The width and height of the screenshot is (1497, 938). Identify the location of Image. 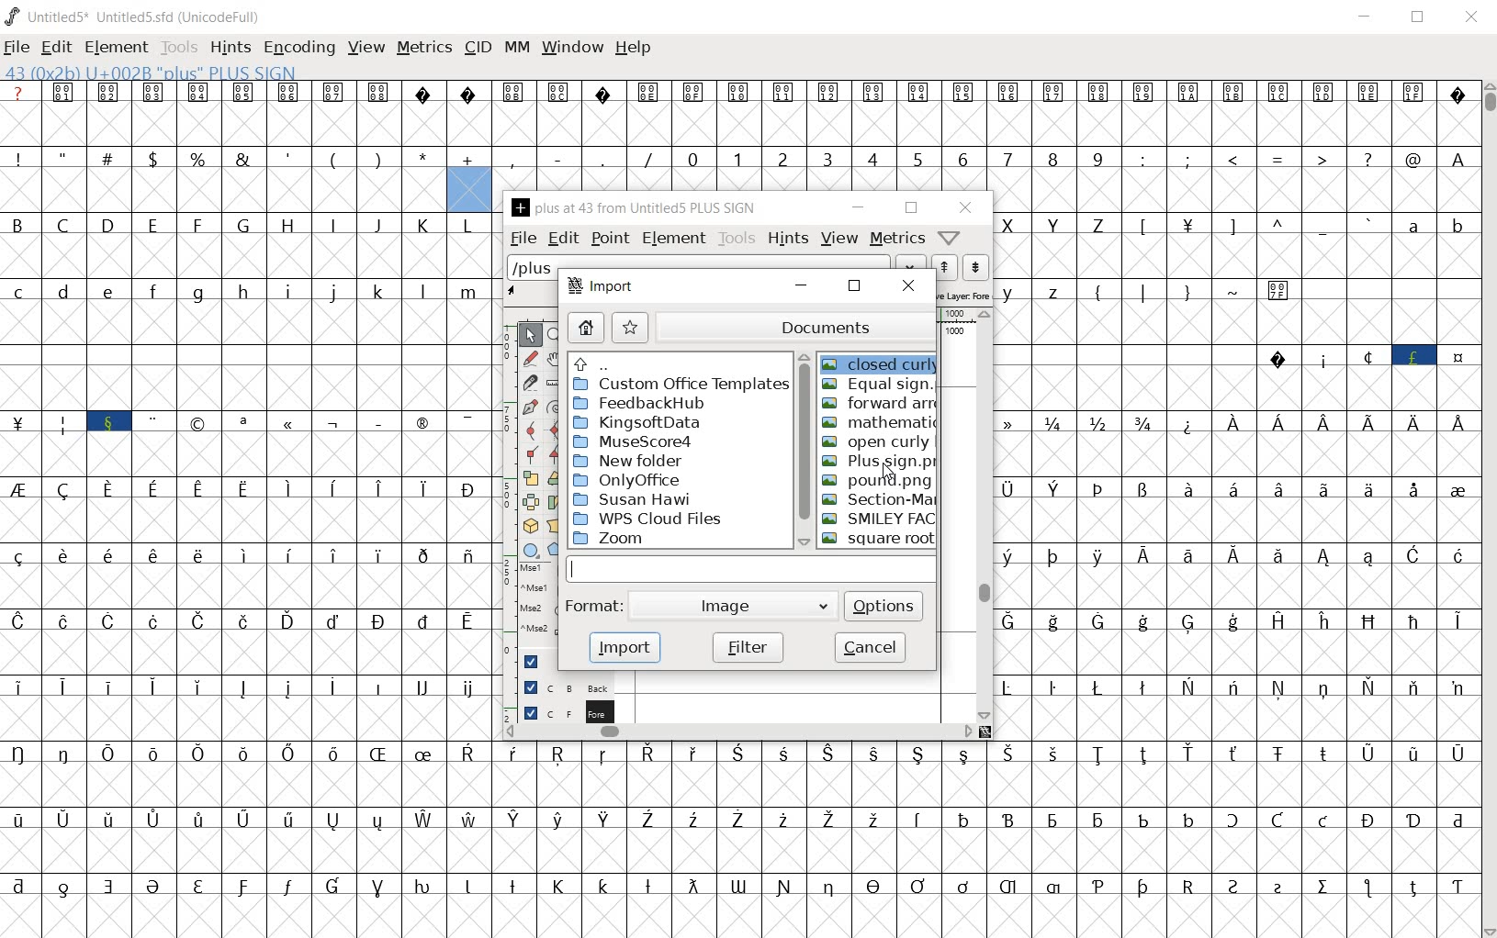
(749, 605).